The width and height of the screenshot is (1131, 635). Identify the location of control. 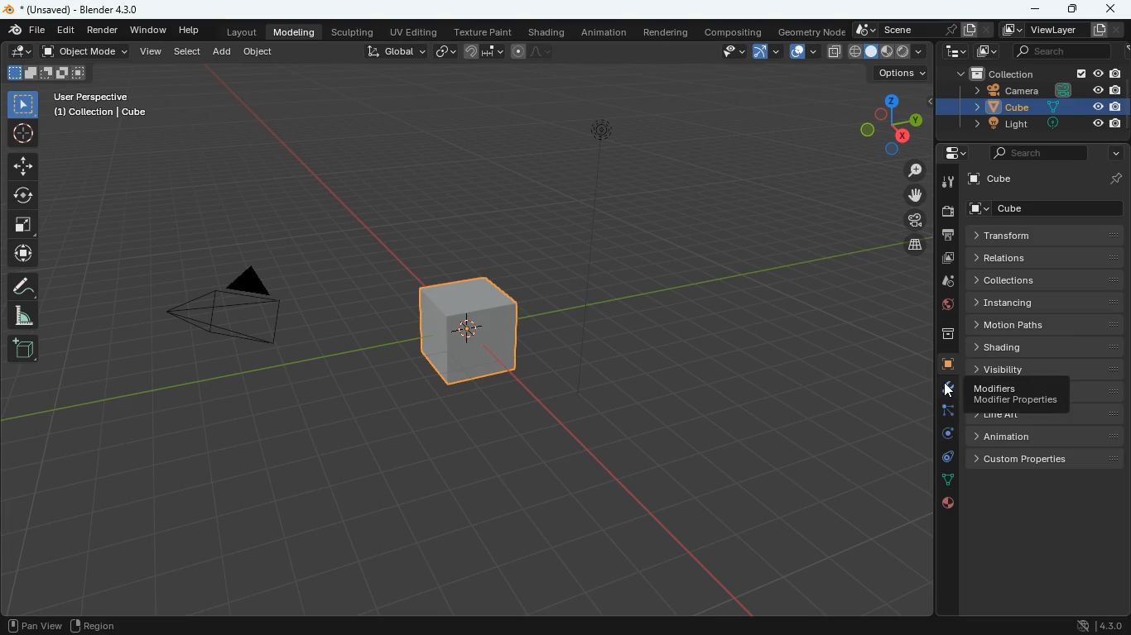
(945, 459).